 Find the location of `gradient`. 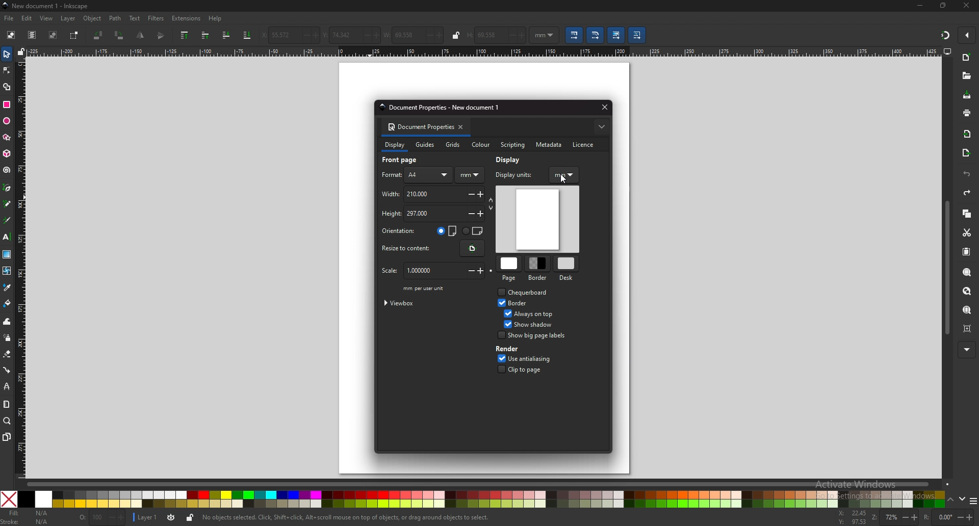

gradient is located at coordinates (7, 253).